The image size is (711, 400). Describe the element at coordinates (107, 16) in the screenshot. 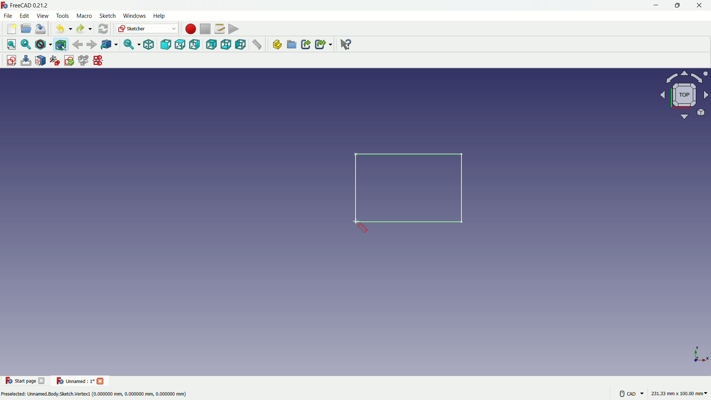

I see `sketch menu` at that location.